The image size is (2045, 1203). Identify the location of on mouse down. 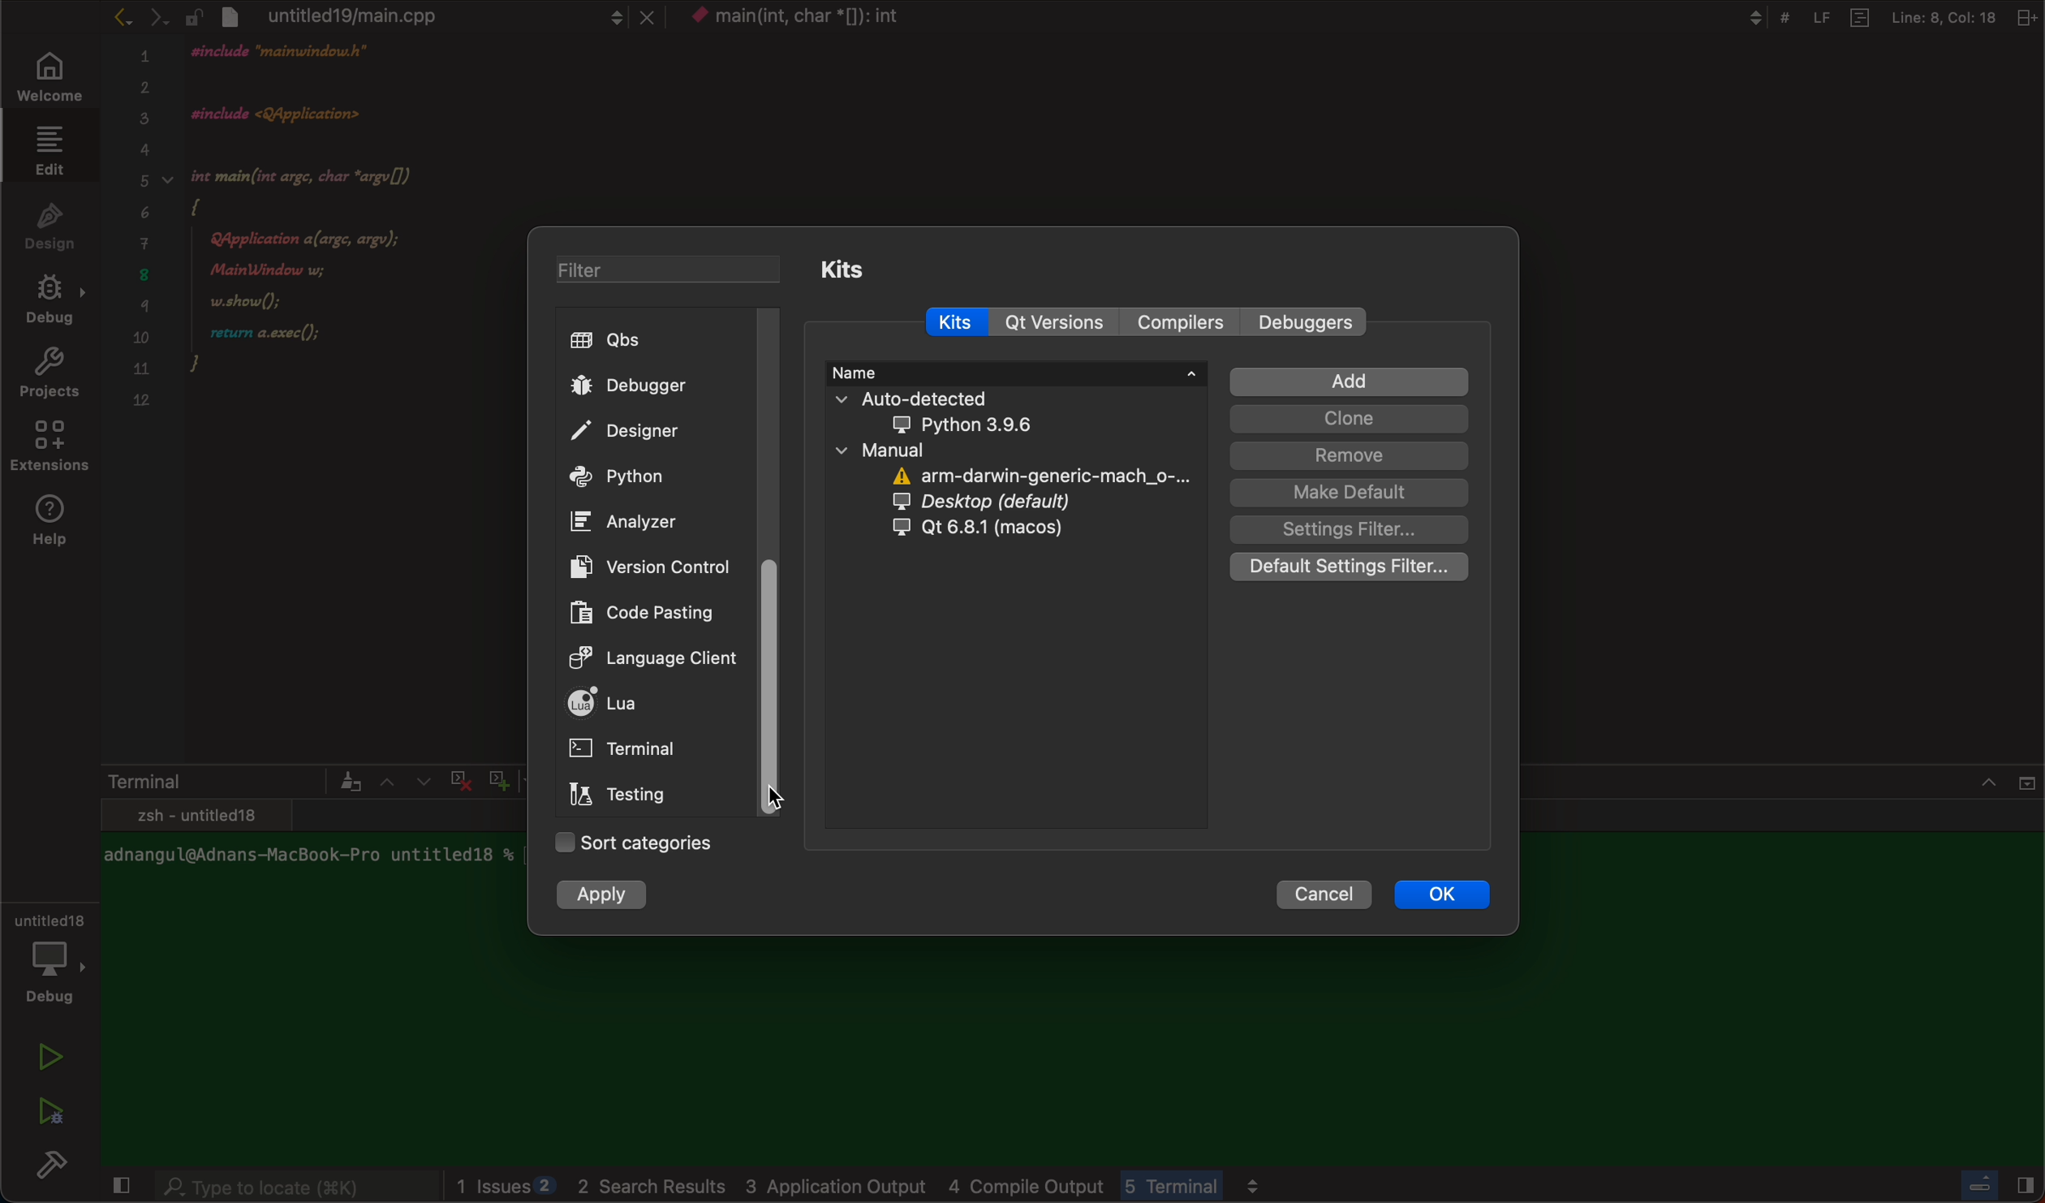
(786, 803).